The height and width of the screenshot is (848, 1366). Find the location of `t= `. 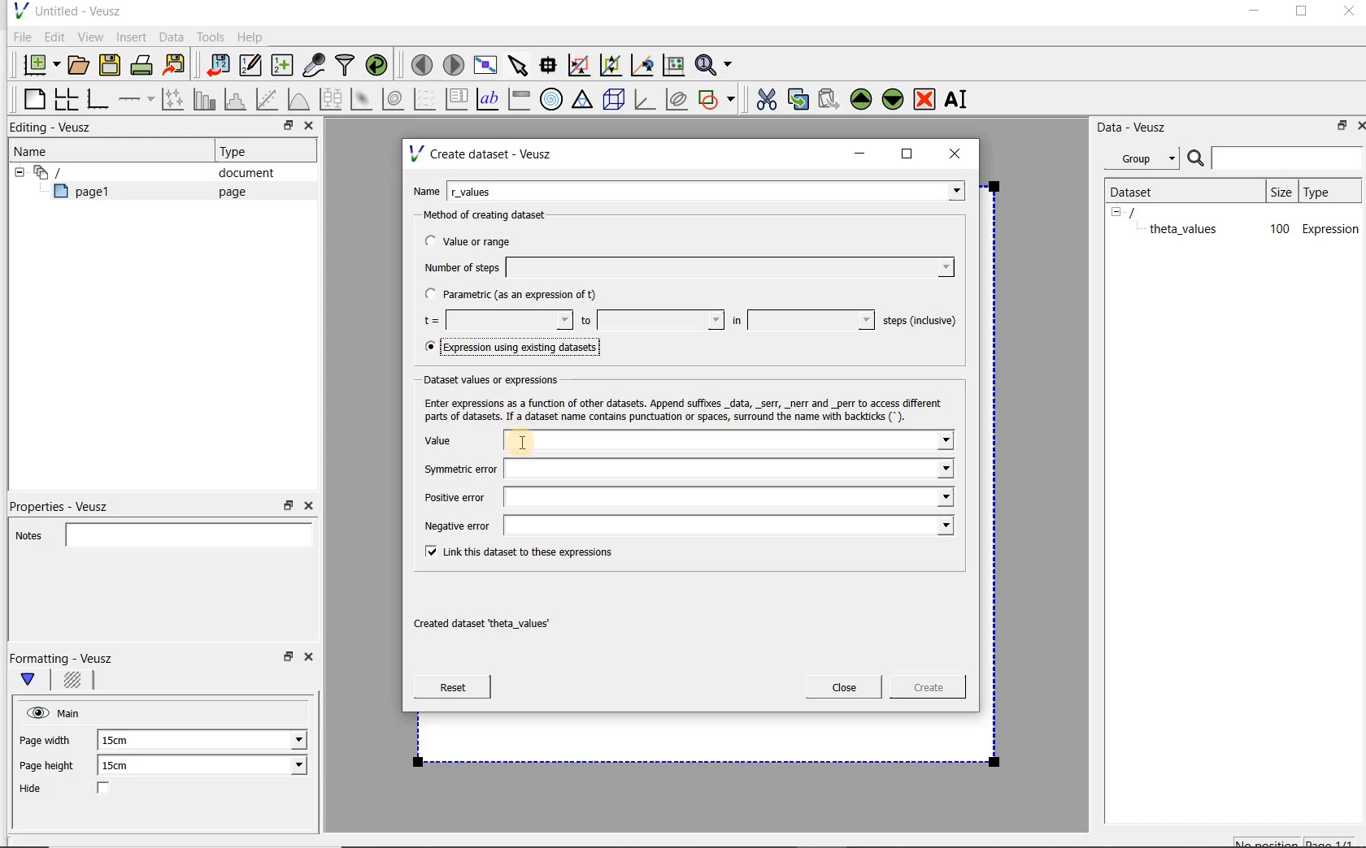

t=  is located at coordinates (494, 321).